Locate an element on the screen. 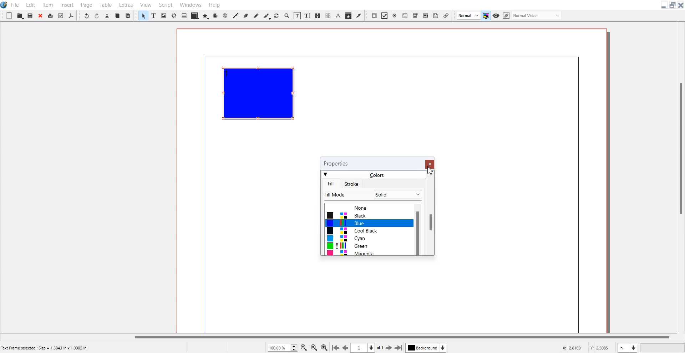 This screenshot has width=685, height=353. PDF Combo Box is located at coordinates (416, 16).